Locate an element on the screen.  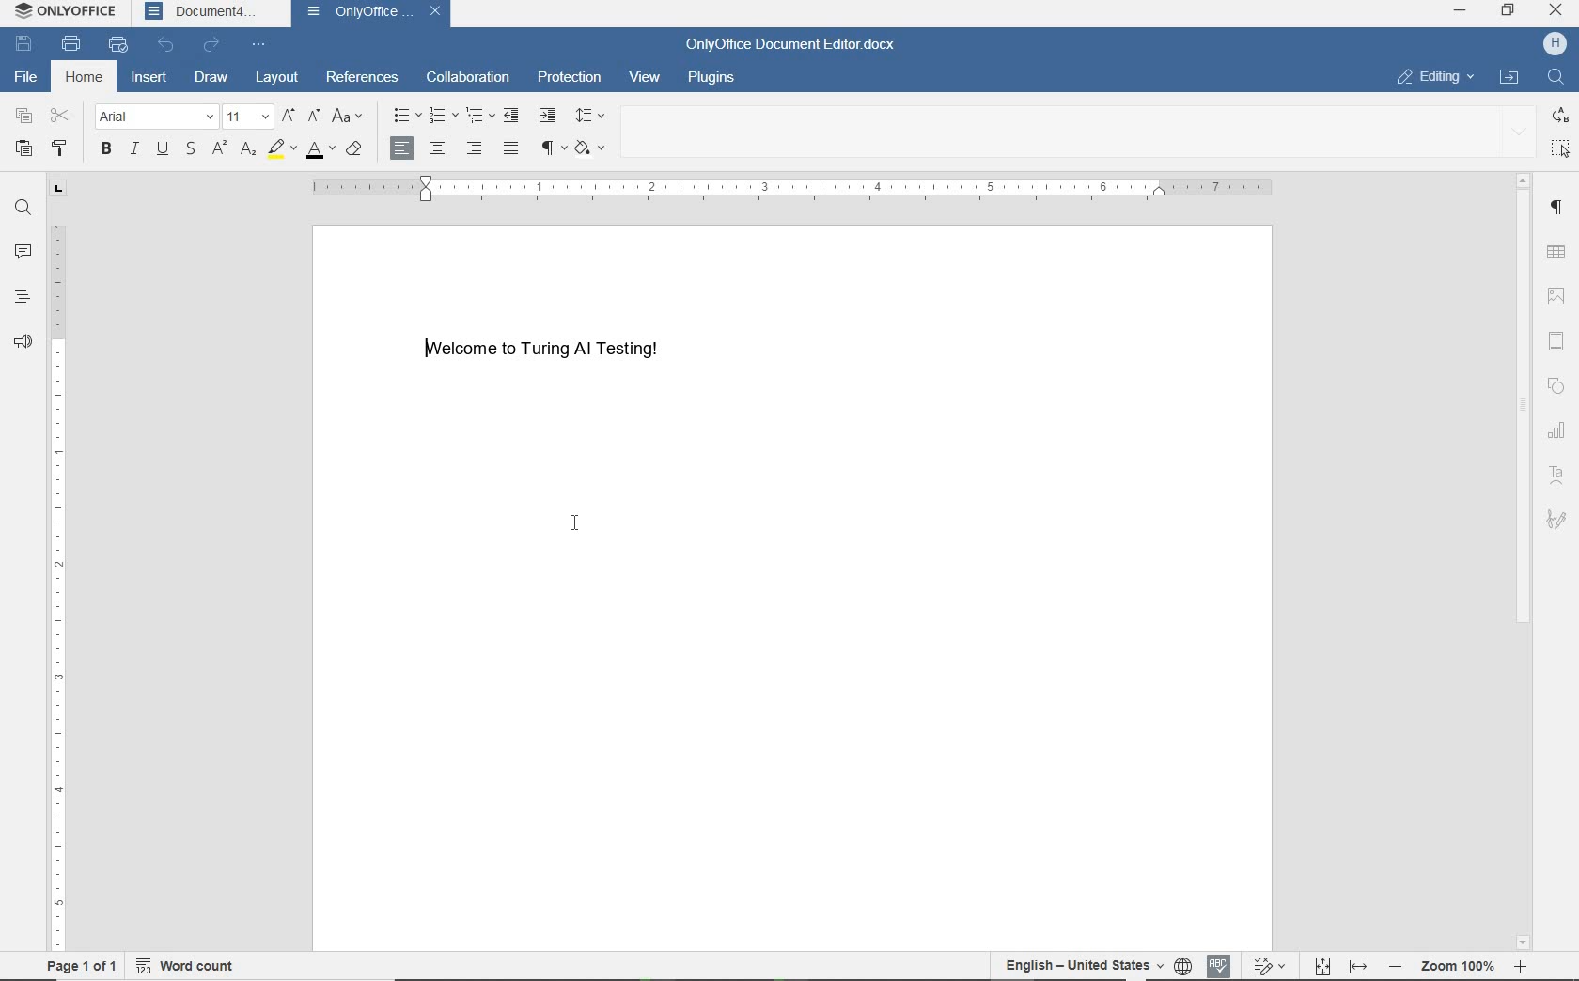
increase indent is located at coordinates (550, 117).